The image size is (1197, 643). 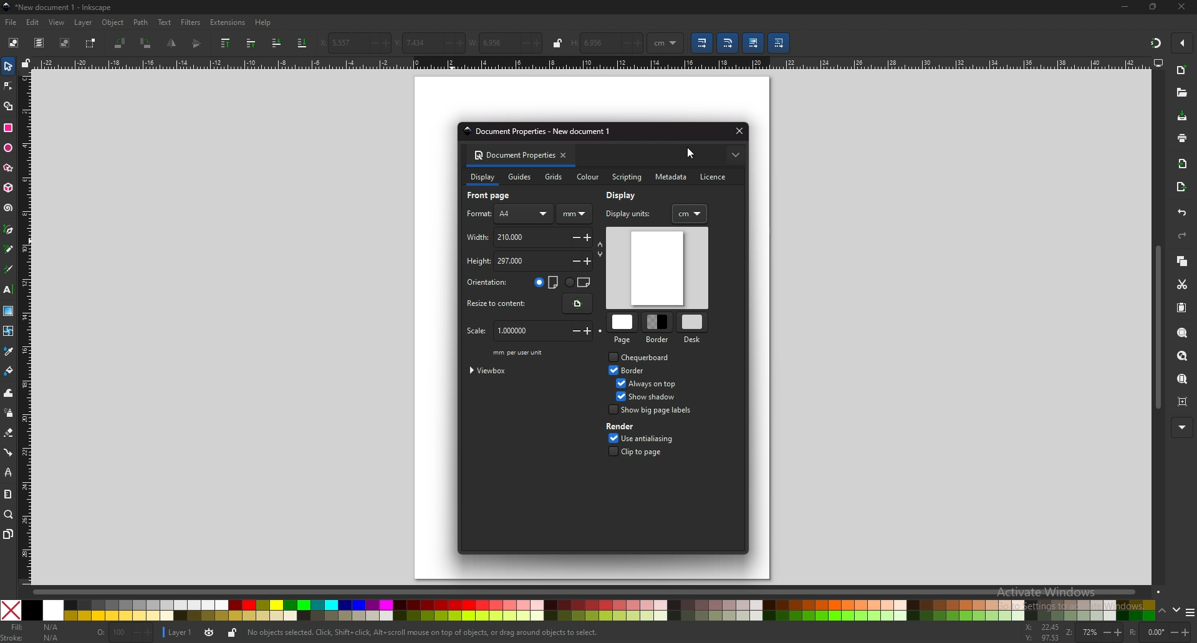 I want to click on page, so click(x=623, y=330).